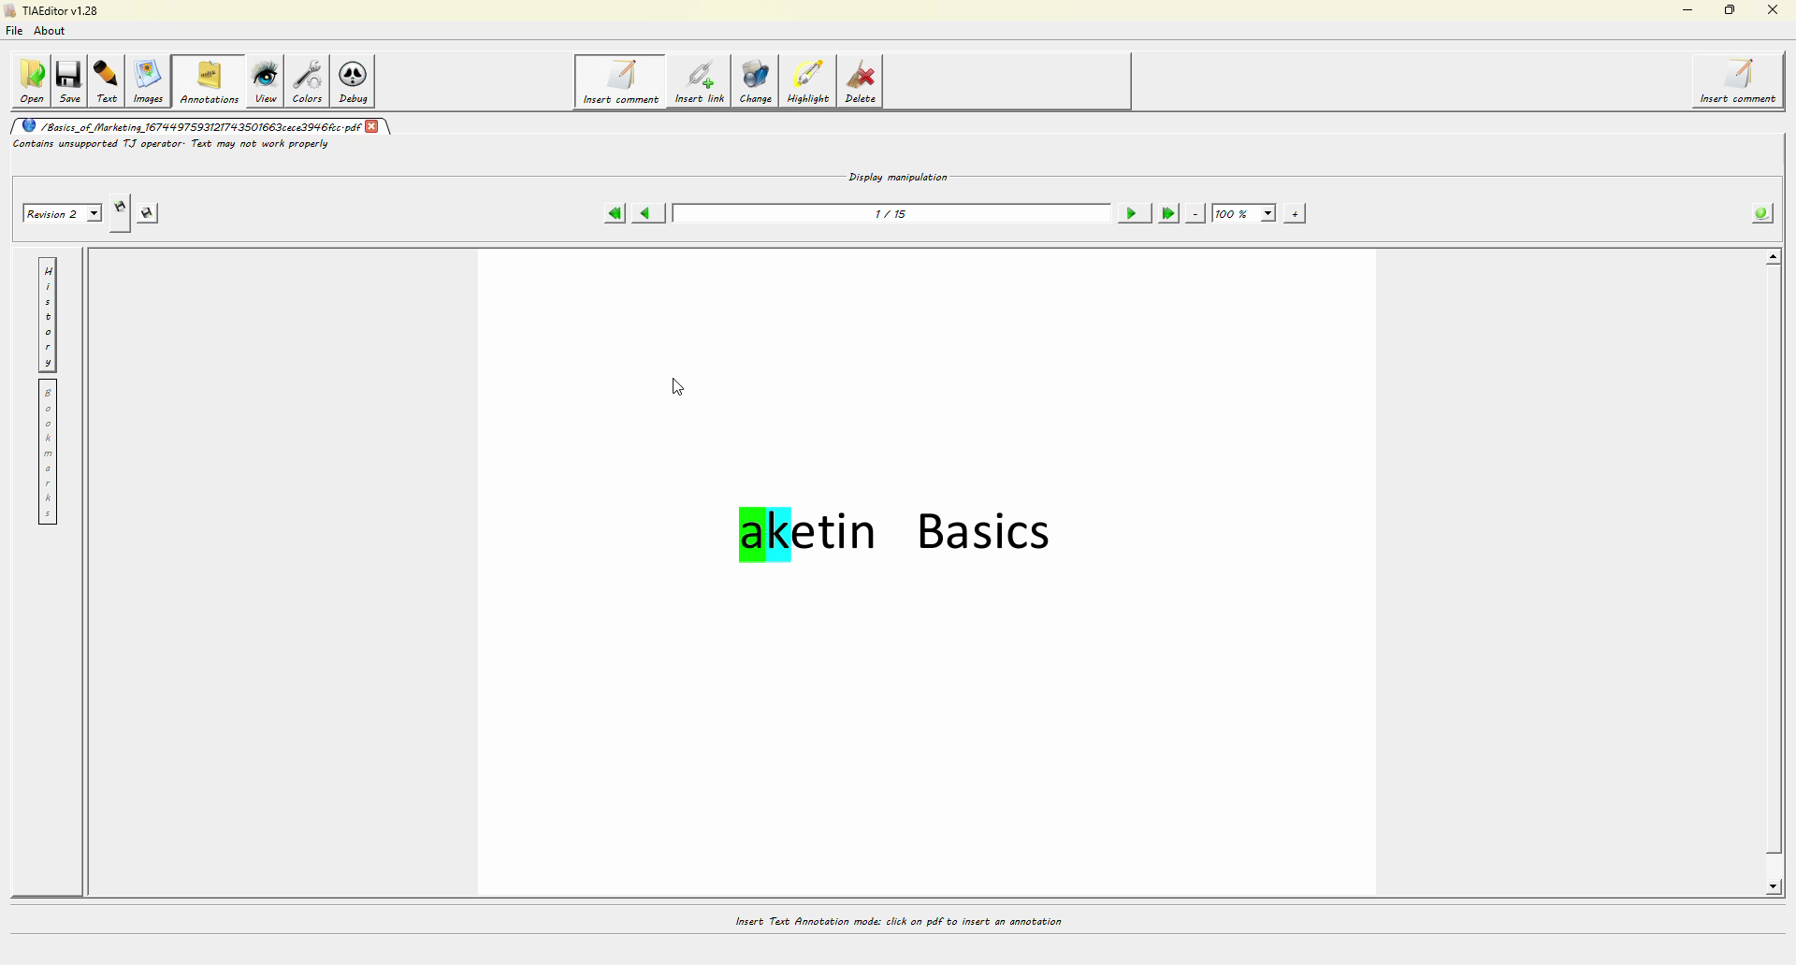  What do you see at coordinates (266, 80) in the screenshot?
I see `view` at bounding box center [266, 80].